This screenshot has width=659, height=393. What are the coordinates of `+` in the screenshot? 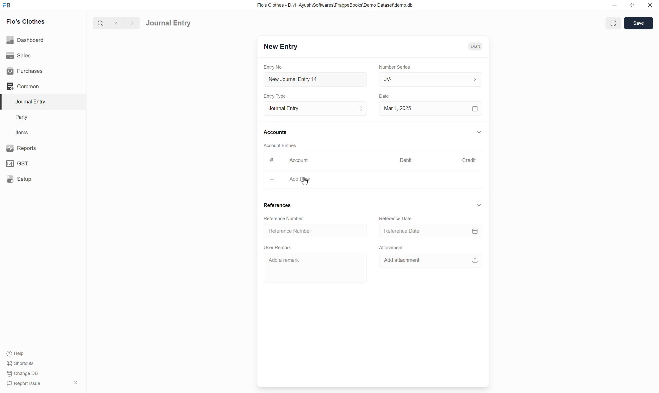 It's located at (273, 179).